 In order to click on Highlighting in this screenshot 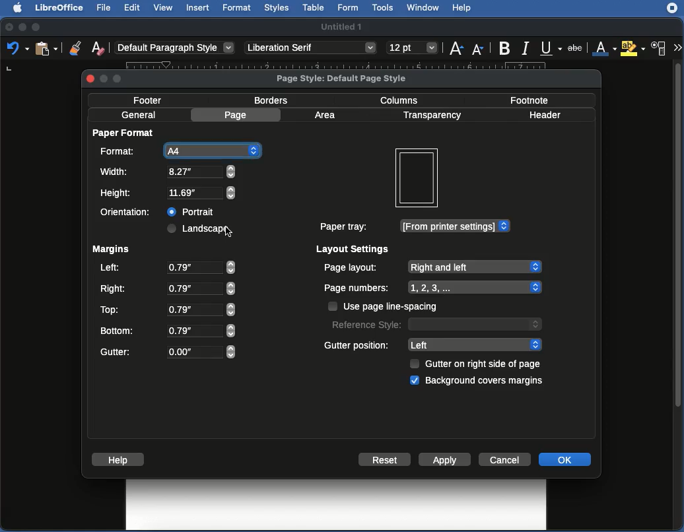, I will do `click(632, 48)`.